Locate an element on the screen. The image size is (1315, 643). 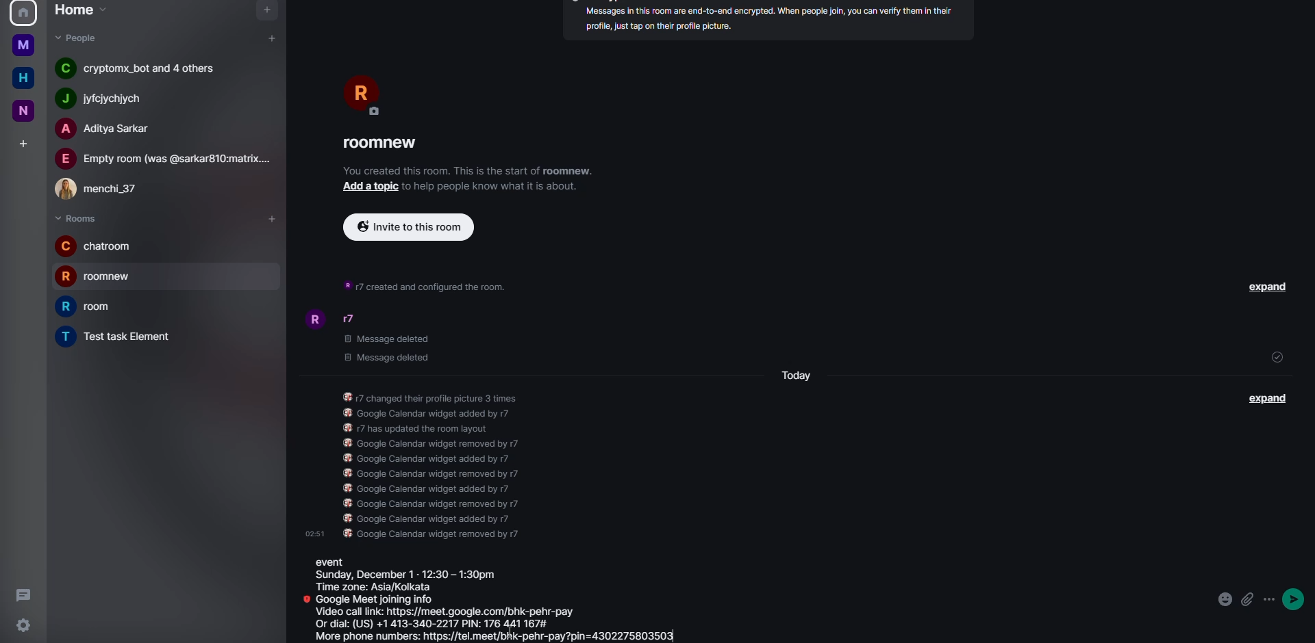
cursor is located at coordinates (114, 475).